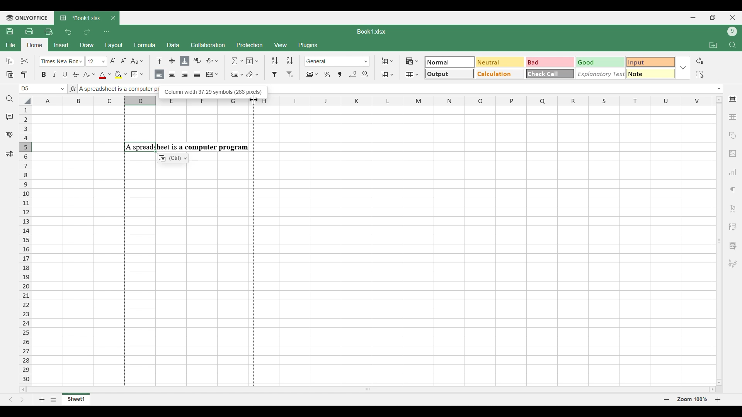 This screenshot has width=742, height=417. Describe the element at coordinates (713, 17) in the screenshot. I see `Show in smaller tab` at that location.